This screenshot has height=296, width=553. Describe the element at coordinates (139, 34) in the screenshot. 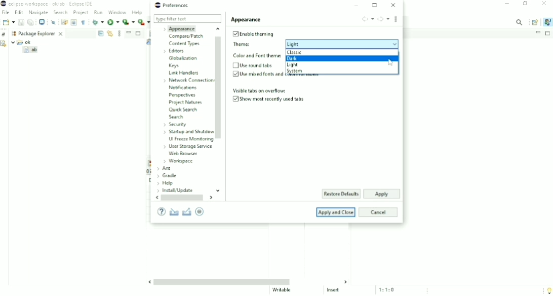

I see `Maximize` at that location.